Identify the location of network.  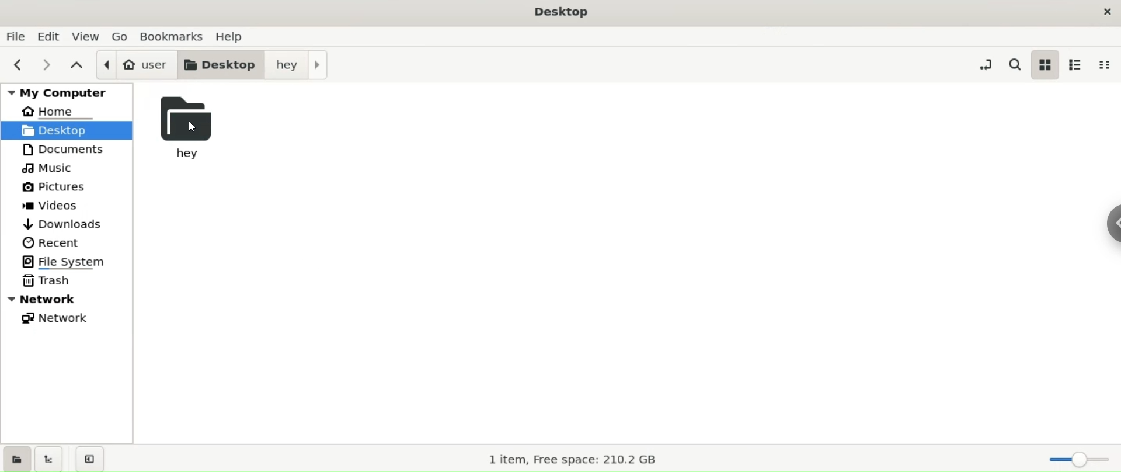
(72, 317).